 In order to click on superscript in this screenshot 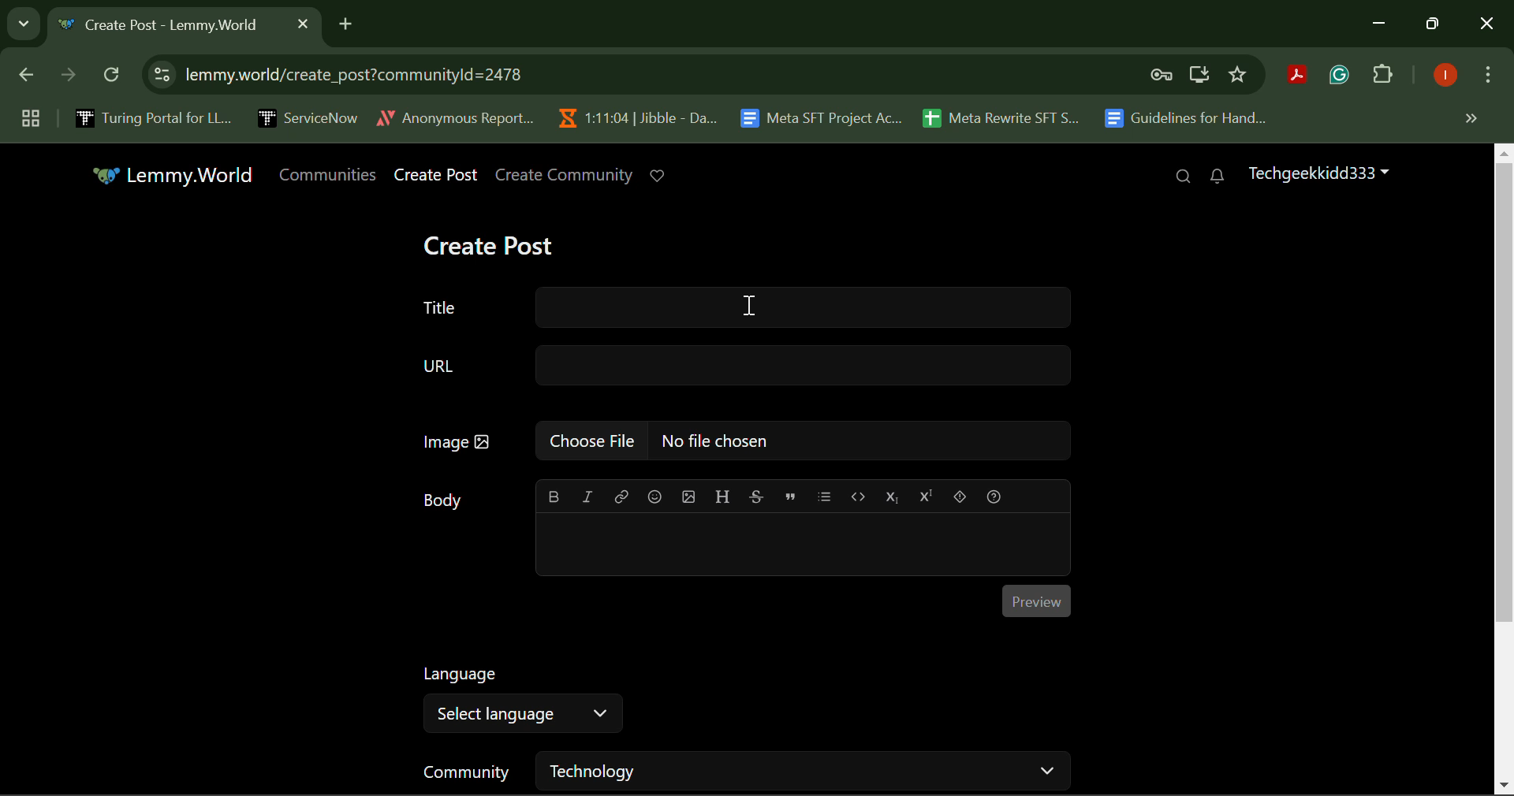, I will do `click(923, 495)`.